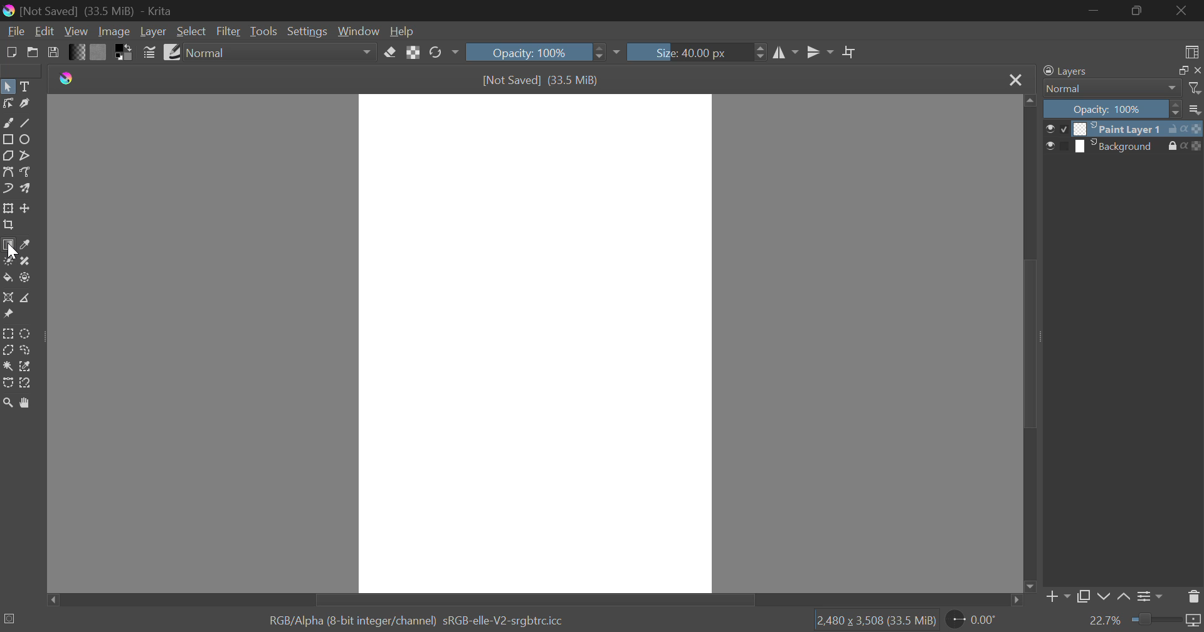 This screenshot has width=1204, height=632. Describe the element at coordinates (26, 262) in the screenshot. I see `Smart Patch Tool` at that location.